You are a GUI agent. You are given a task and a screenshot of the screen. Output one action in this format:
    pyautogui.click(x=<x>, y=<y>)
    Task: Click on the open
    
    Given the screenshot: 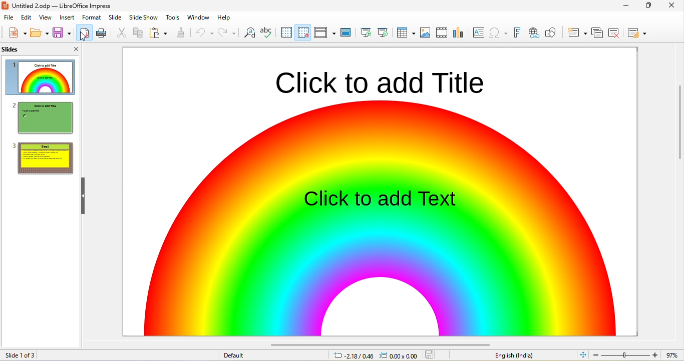 What is the action you would take?
    pyautogui.click(x=40, y=32)
    